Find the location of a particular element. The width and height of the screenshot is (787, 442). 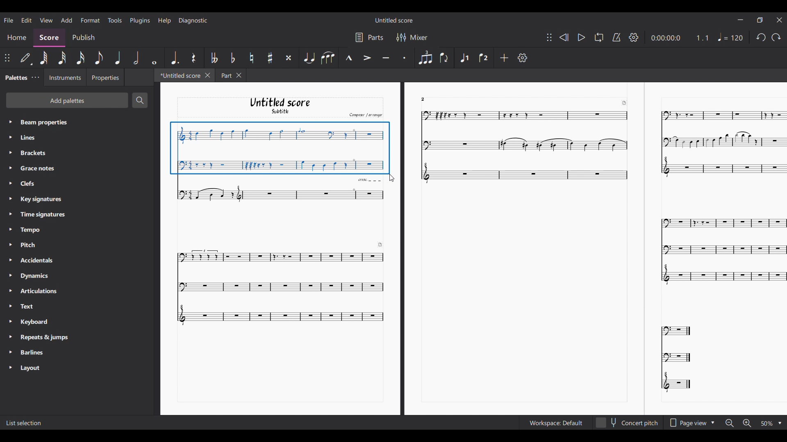

Close is located at coordinates (208, 75).